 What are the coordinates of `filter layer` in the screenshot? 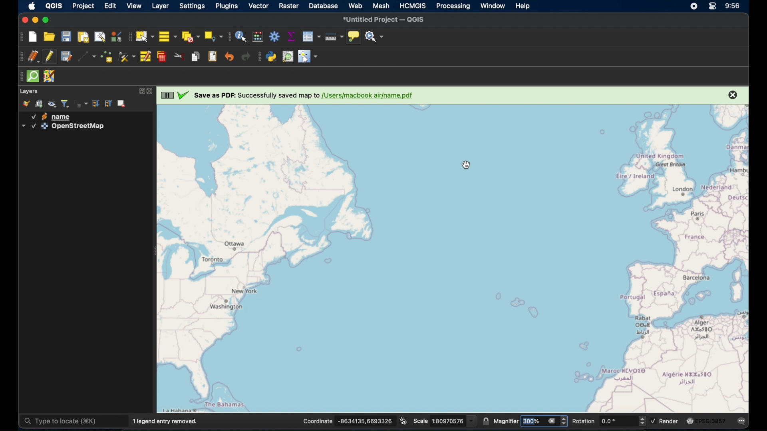 It's located at (65, 103).